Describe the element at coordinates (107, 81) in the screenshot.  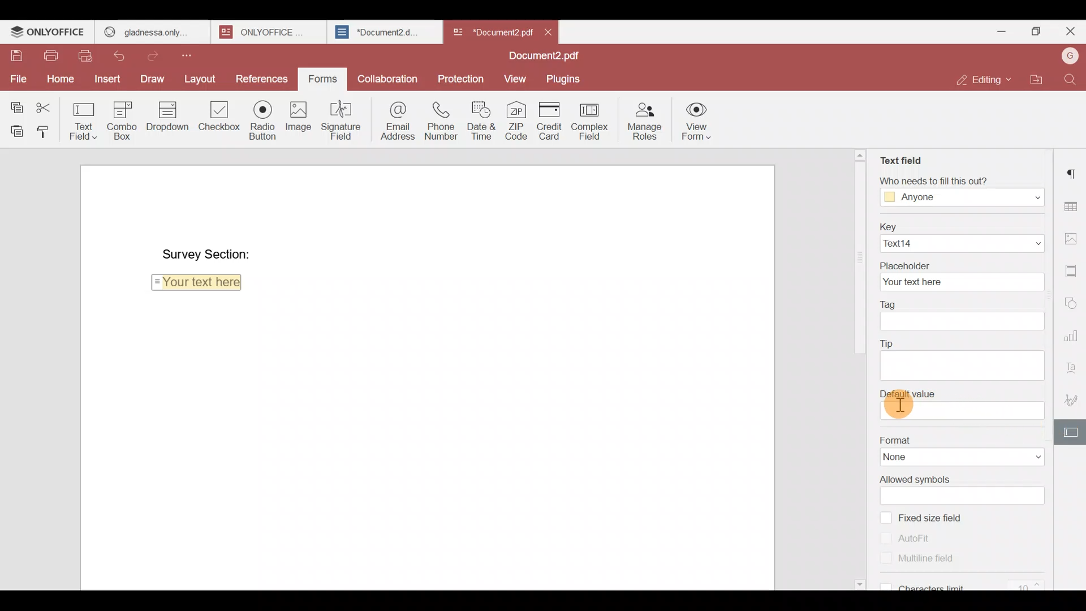
I see `Insert` at that location.